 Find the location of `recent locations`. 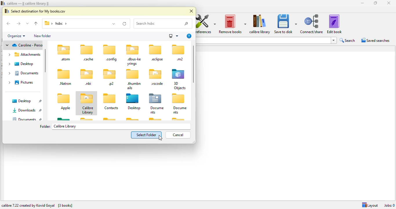

recent locations is located at coordinates (28, 23).